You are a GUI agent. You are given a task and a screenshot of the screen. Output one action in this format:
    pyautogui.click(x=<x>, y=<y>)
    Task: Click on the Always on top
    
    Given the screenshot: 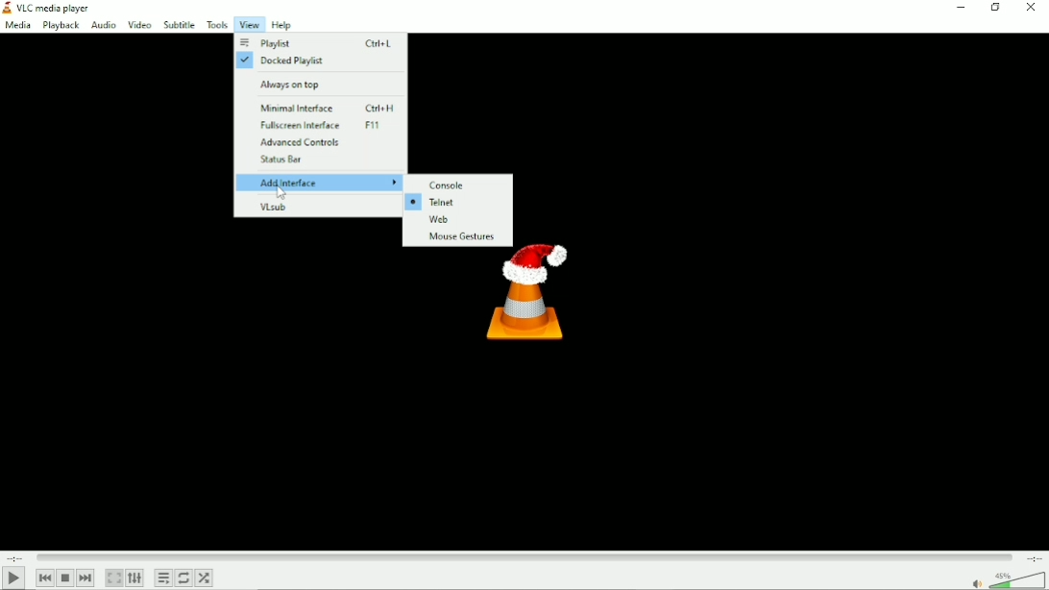 What is the action you would take?
    pyautogui.click(x=292, y=85)
    